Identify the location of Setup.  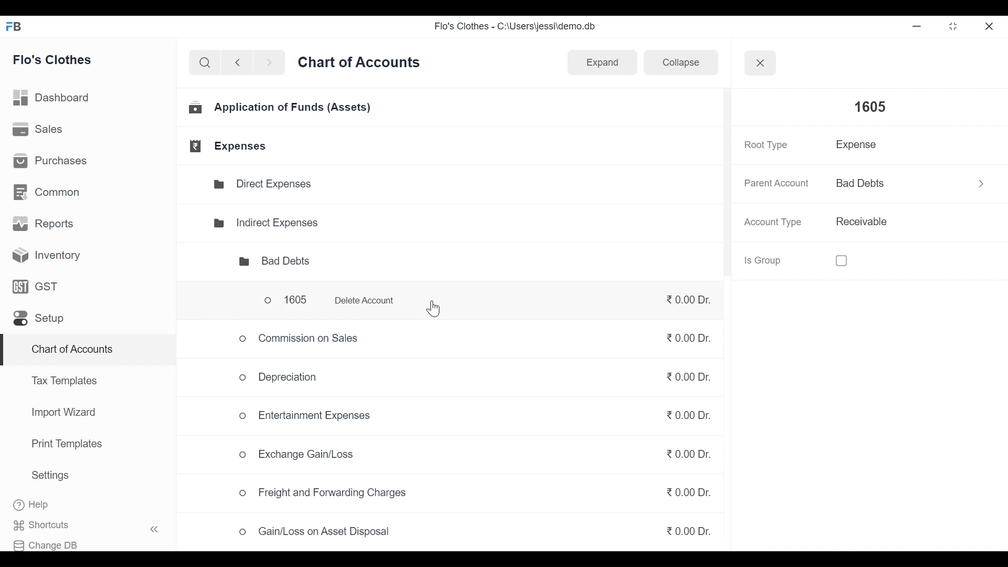
(38, 321).